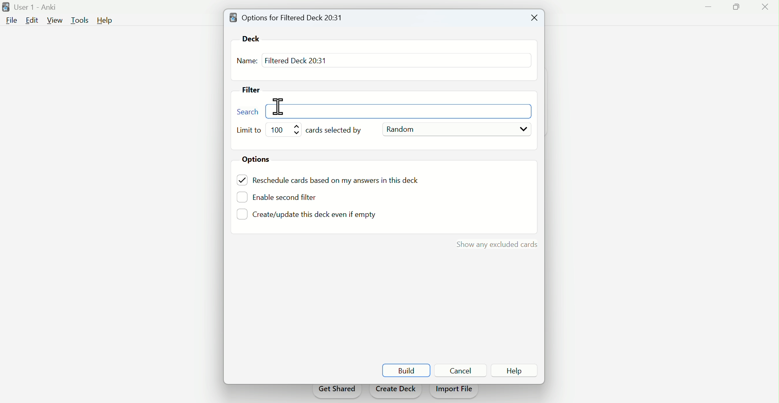 This screenshot has width=779, height=403. I want to click on reschedule cards based on my answers in this tech, so click(341, 181).